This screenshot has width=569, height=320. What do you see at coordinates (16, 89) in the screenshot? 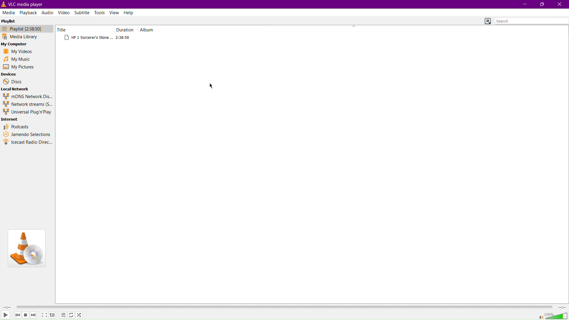
I see `Local Network` at bounding box center [16, 89].